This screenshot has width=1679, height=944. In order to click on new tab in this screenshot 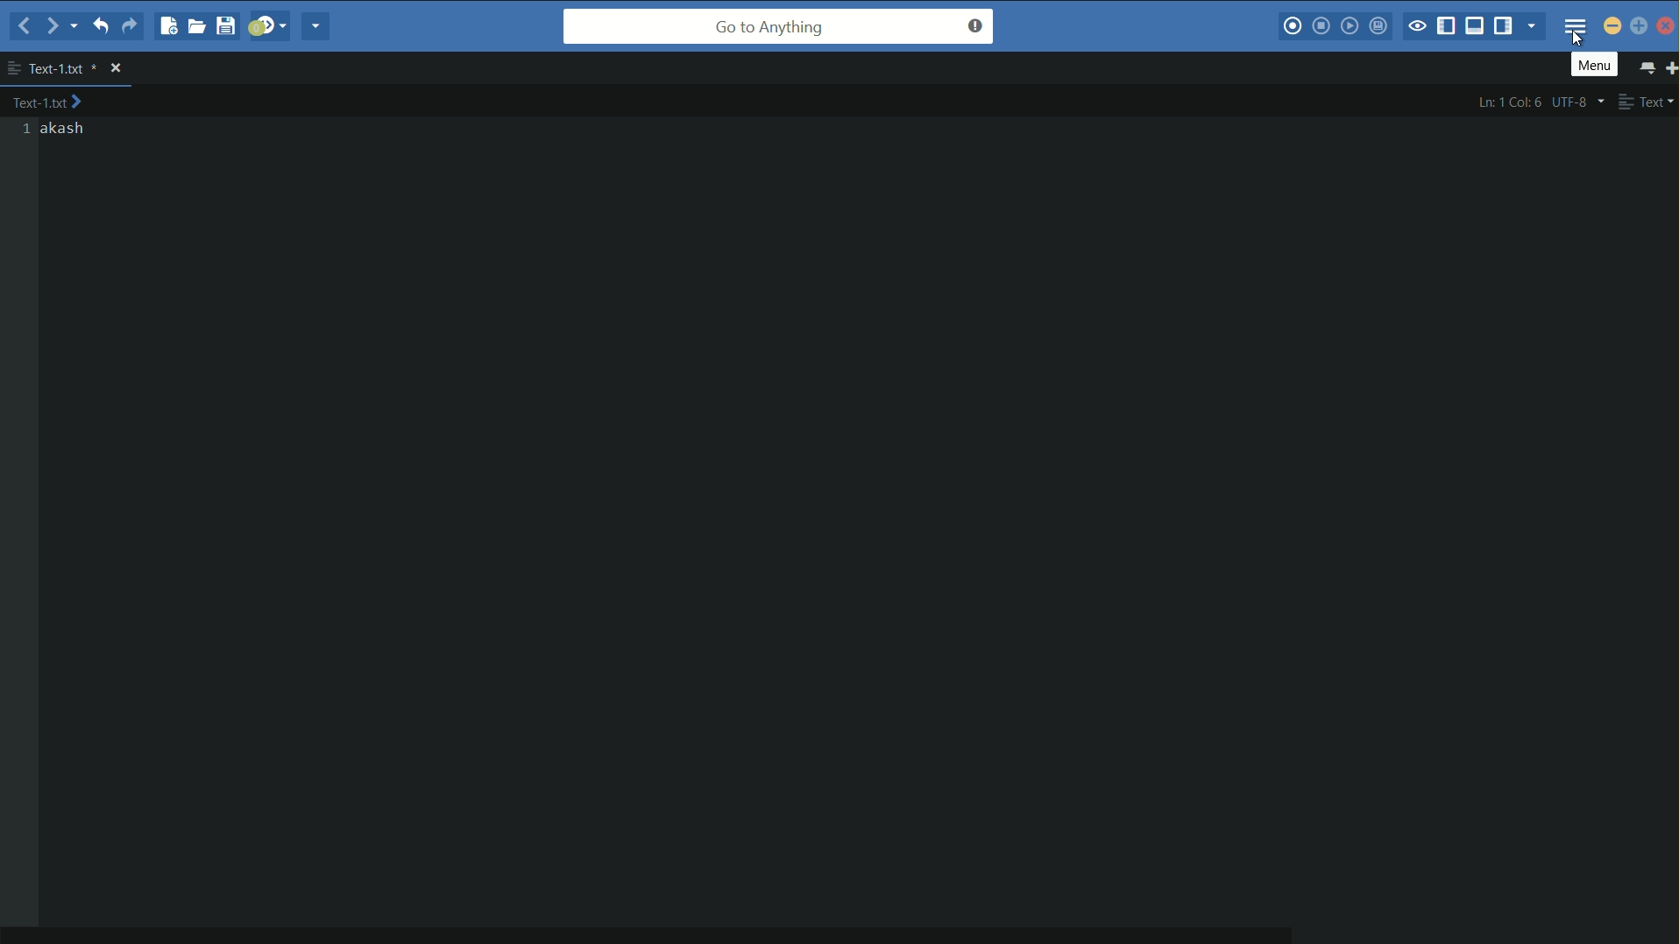, I will do `click(1668, 67)`.